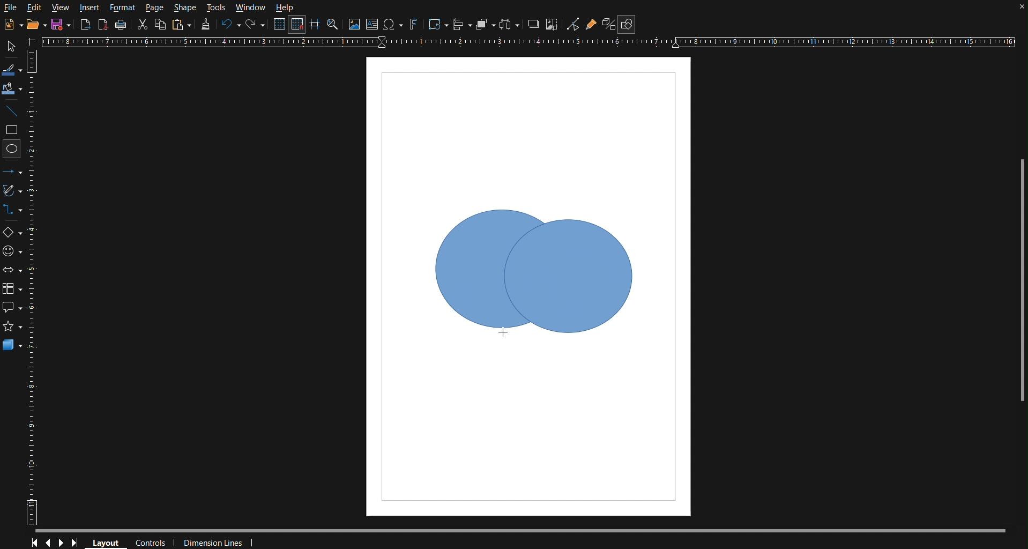  What do you see at coordinates (12, 273) in the screenshot?
I see `Box Arrows` at bounding box center [12, 273].